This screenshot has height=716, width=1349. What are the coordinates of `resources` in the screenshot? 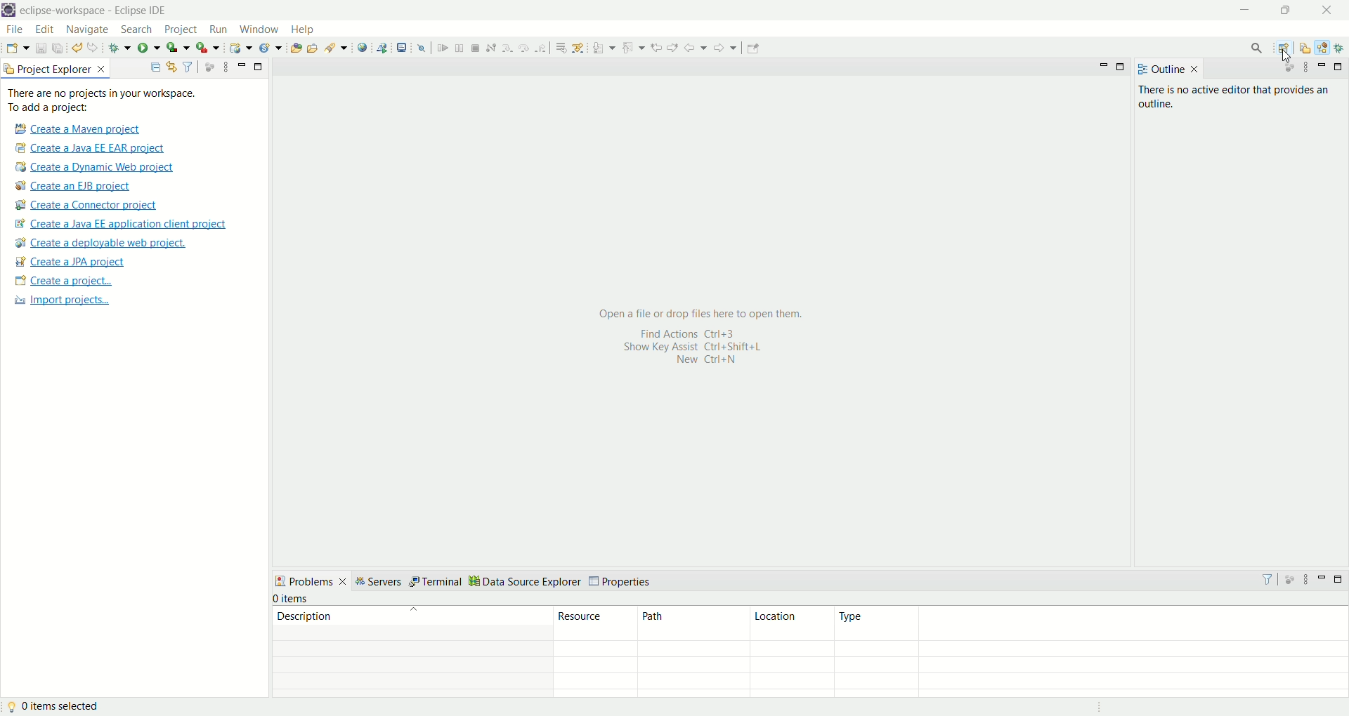 It's located at (596, 654).